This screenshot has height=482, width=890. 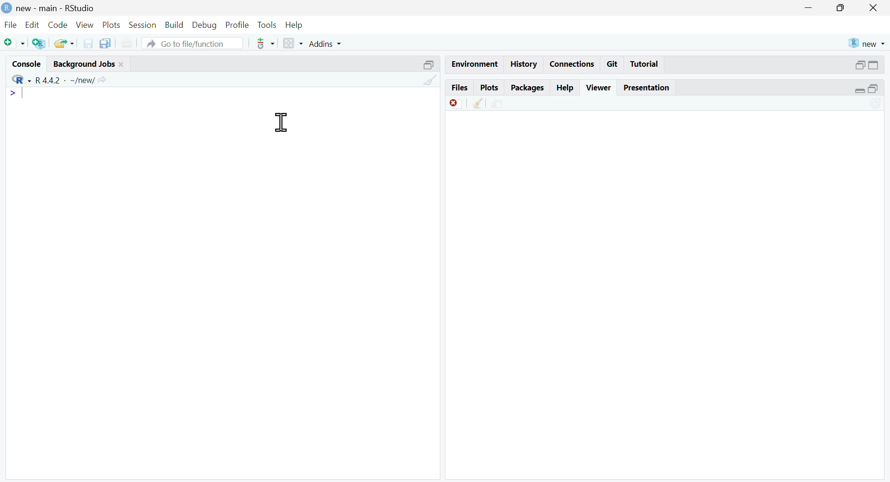 I want to click on help, so click(x=566, y=88).